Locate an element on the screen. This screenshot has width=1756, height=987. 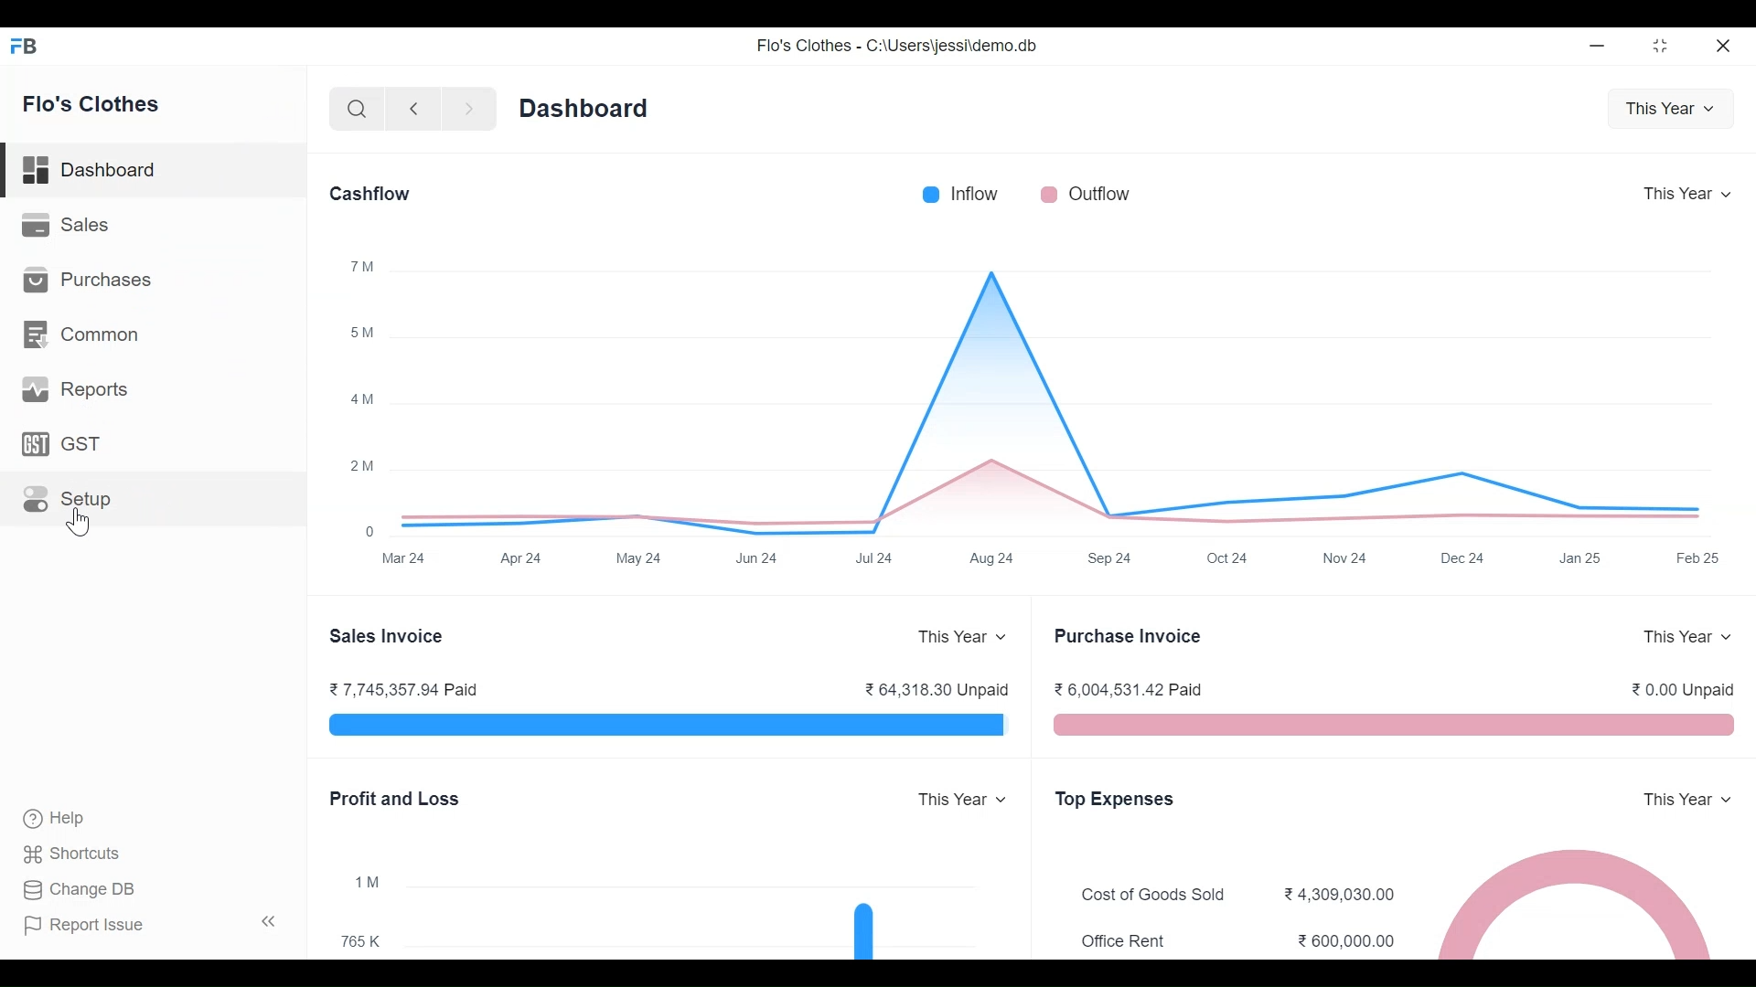
The chart shows the profit (or loss) per month for a is located at coordinates (713, 916).